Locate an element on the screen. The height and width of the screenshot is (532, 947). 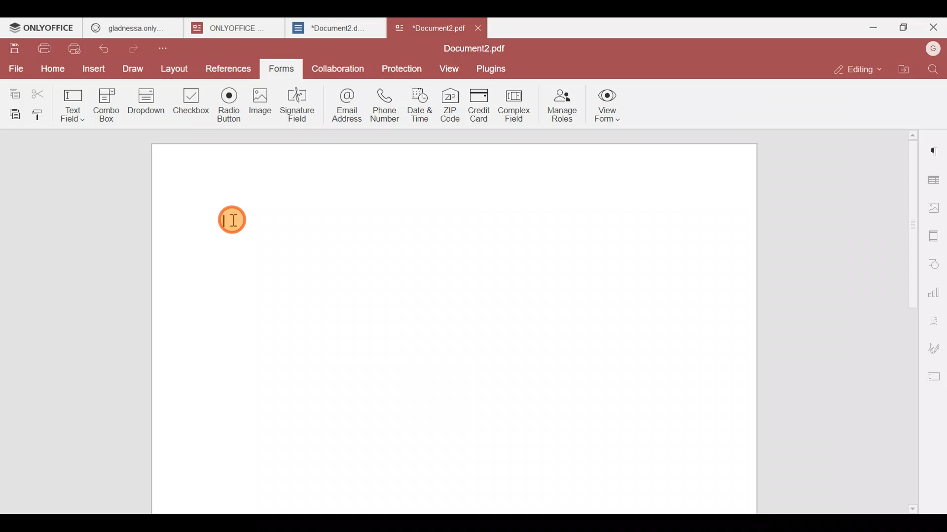
Checkbox is located at coordinates (189, 103).